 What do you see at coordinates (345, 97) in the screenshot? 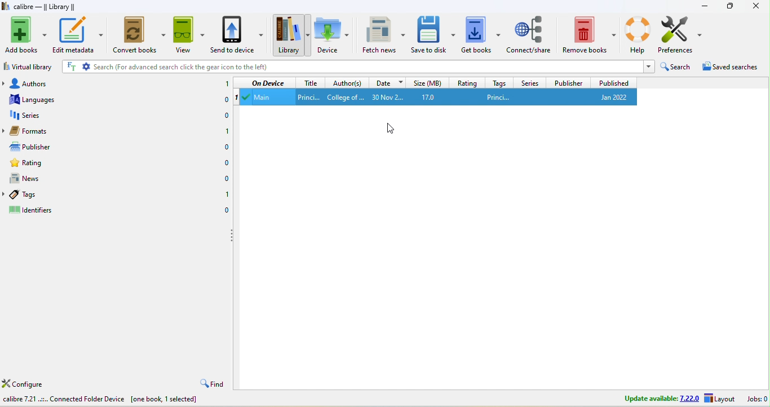
I see `Author` at bounding box center [345, 97].